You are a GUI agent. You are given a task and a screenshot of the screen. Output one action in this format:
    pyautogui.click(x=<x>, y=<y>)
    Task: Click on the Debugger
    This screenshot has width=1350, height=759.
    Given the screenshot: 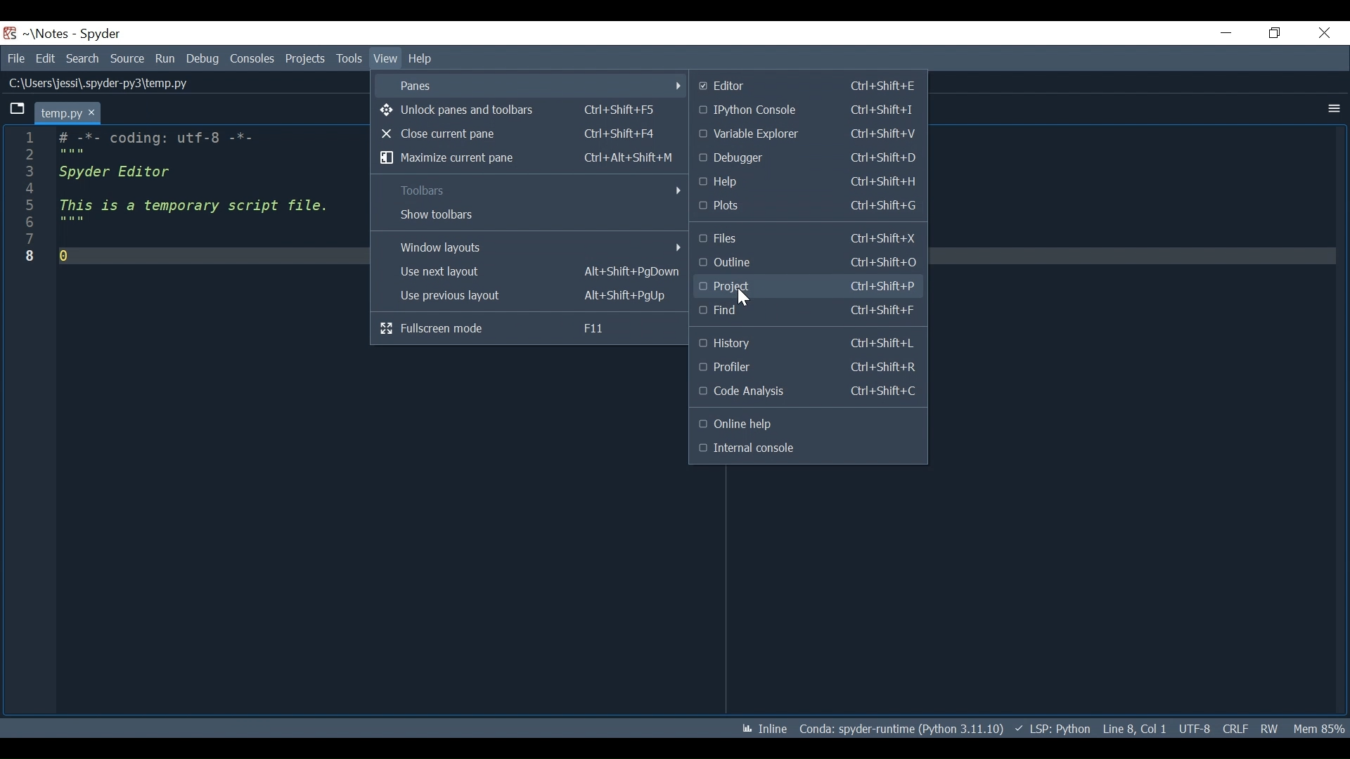 What is the action you would take?
    pyautogui.click(x=809, y=159)
    